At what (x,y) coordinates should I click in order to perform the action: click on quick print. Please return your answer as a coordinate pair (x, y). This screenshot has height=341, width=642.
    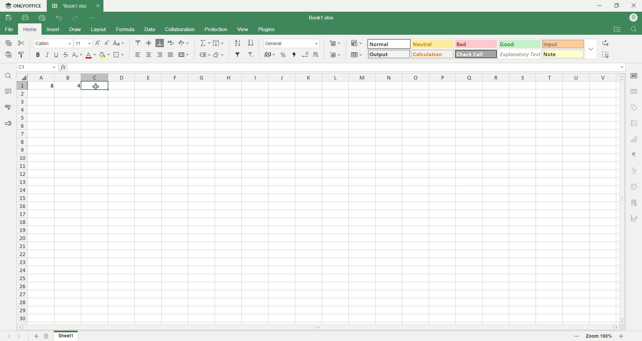
    Looking at the image, I should click on (41, 18).